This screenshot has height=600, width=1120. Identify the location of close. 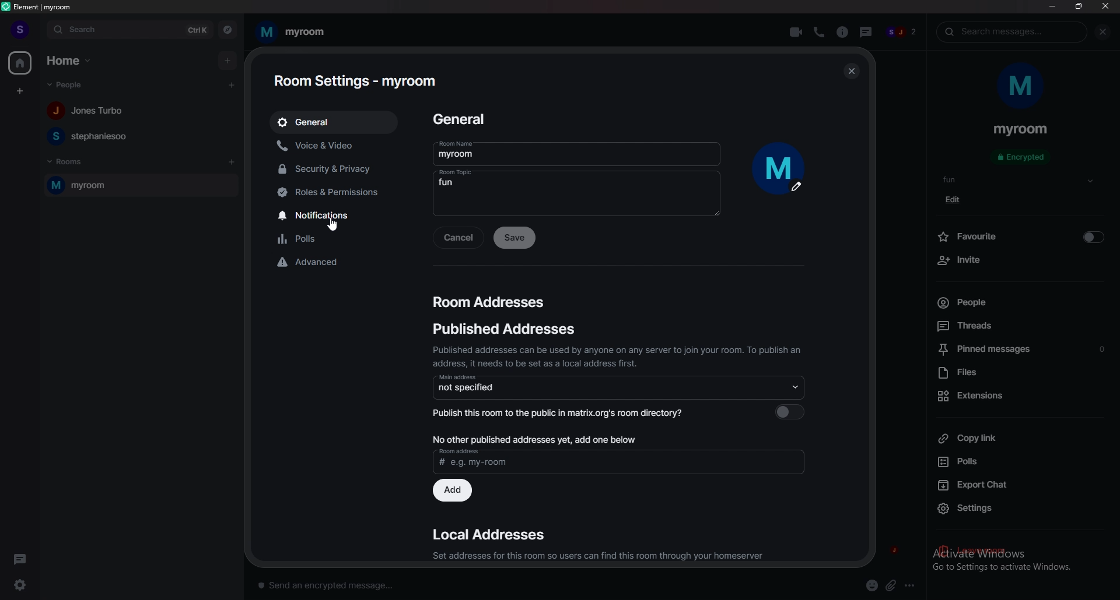
(1105, 6).